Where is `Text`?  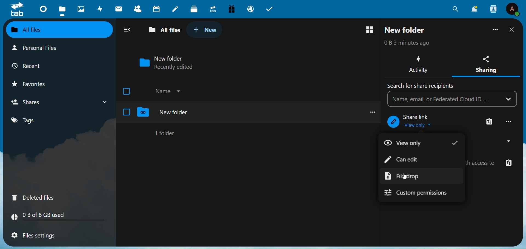
Text is located at coordinates (421, 86).